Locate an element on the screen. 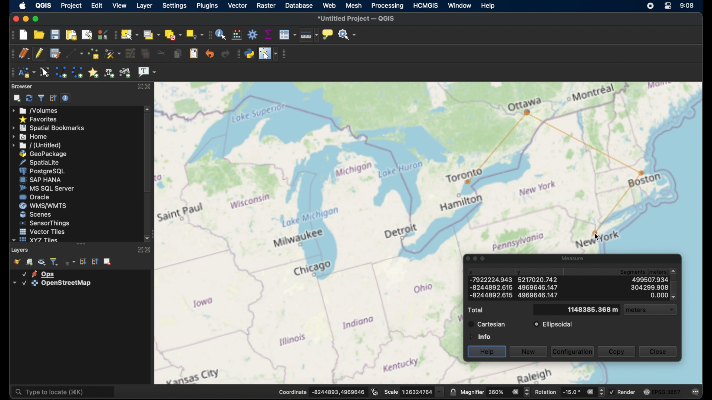  show layout manager is located at coordinates (87, 34).